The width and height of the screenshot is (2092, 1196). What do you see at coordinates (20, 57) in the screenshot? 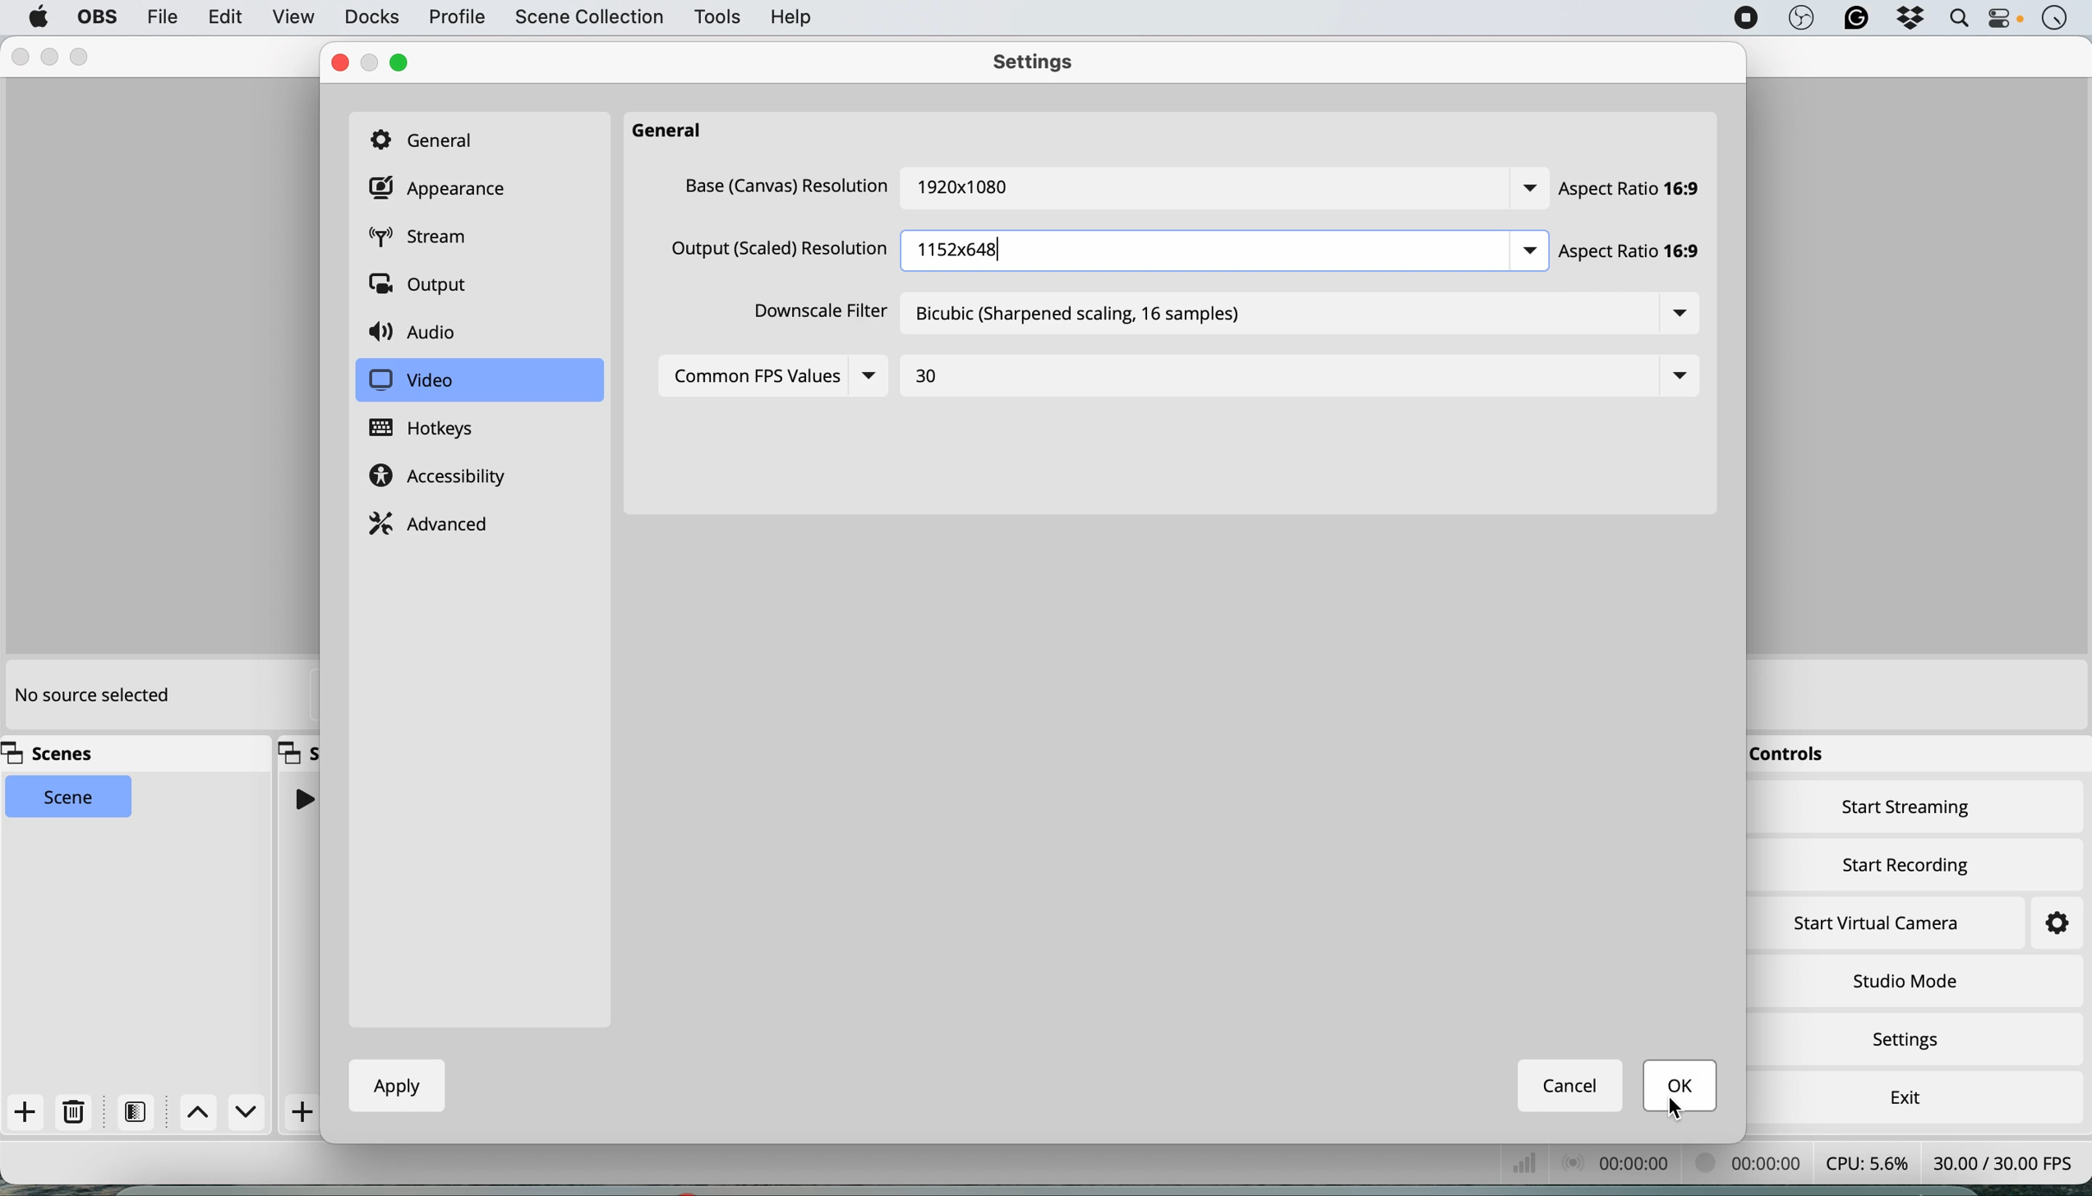
I see `close` at bounding box center [20, 57].